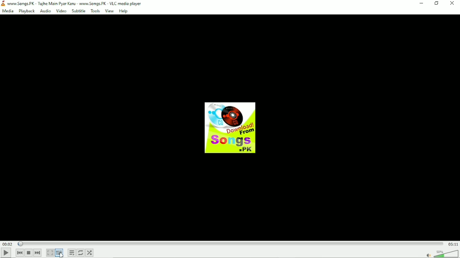 This screenshot has width=460, height=258. I want to click on Toggle playlist, so click(72, 253).